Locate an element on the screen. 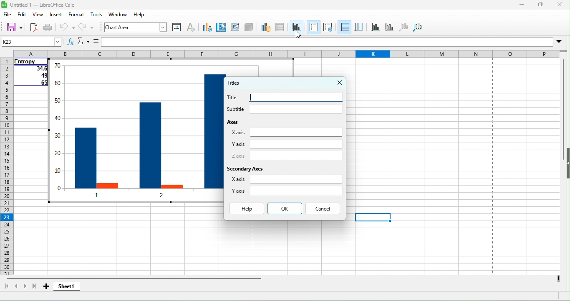  minimize is located at coordinates (515, 6).